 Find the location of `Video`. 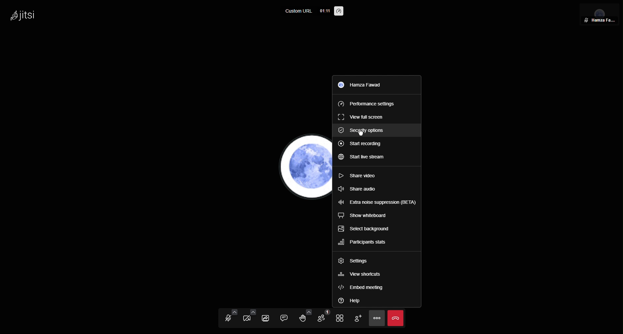

Video is located at coordinates (249, 318).